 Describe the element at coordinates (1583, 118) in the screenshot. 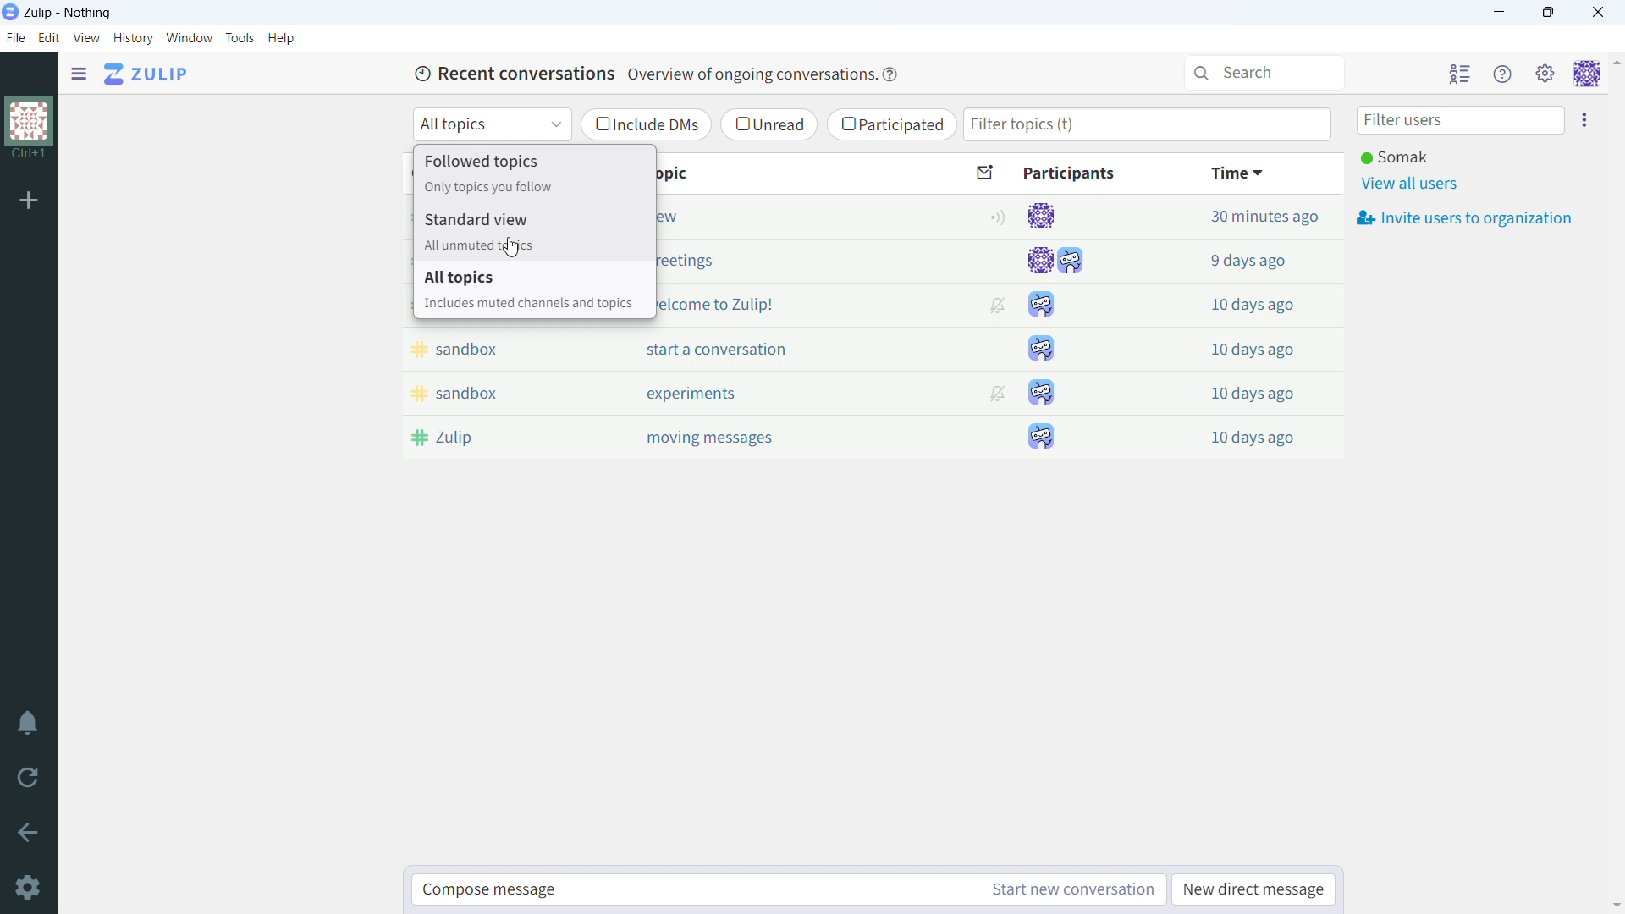

I see `invite users` at that location.